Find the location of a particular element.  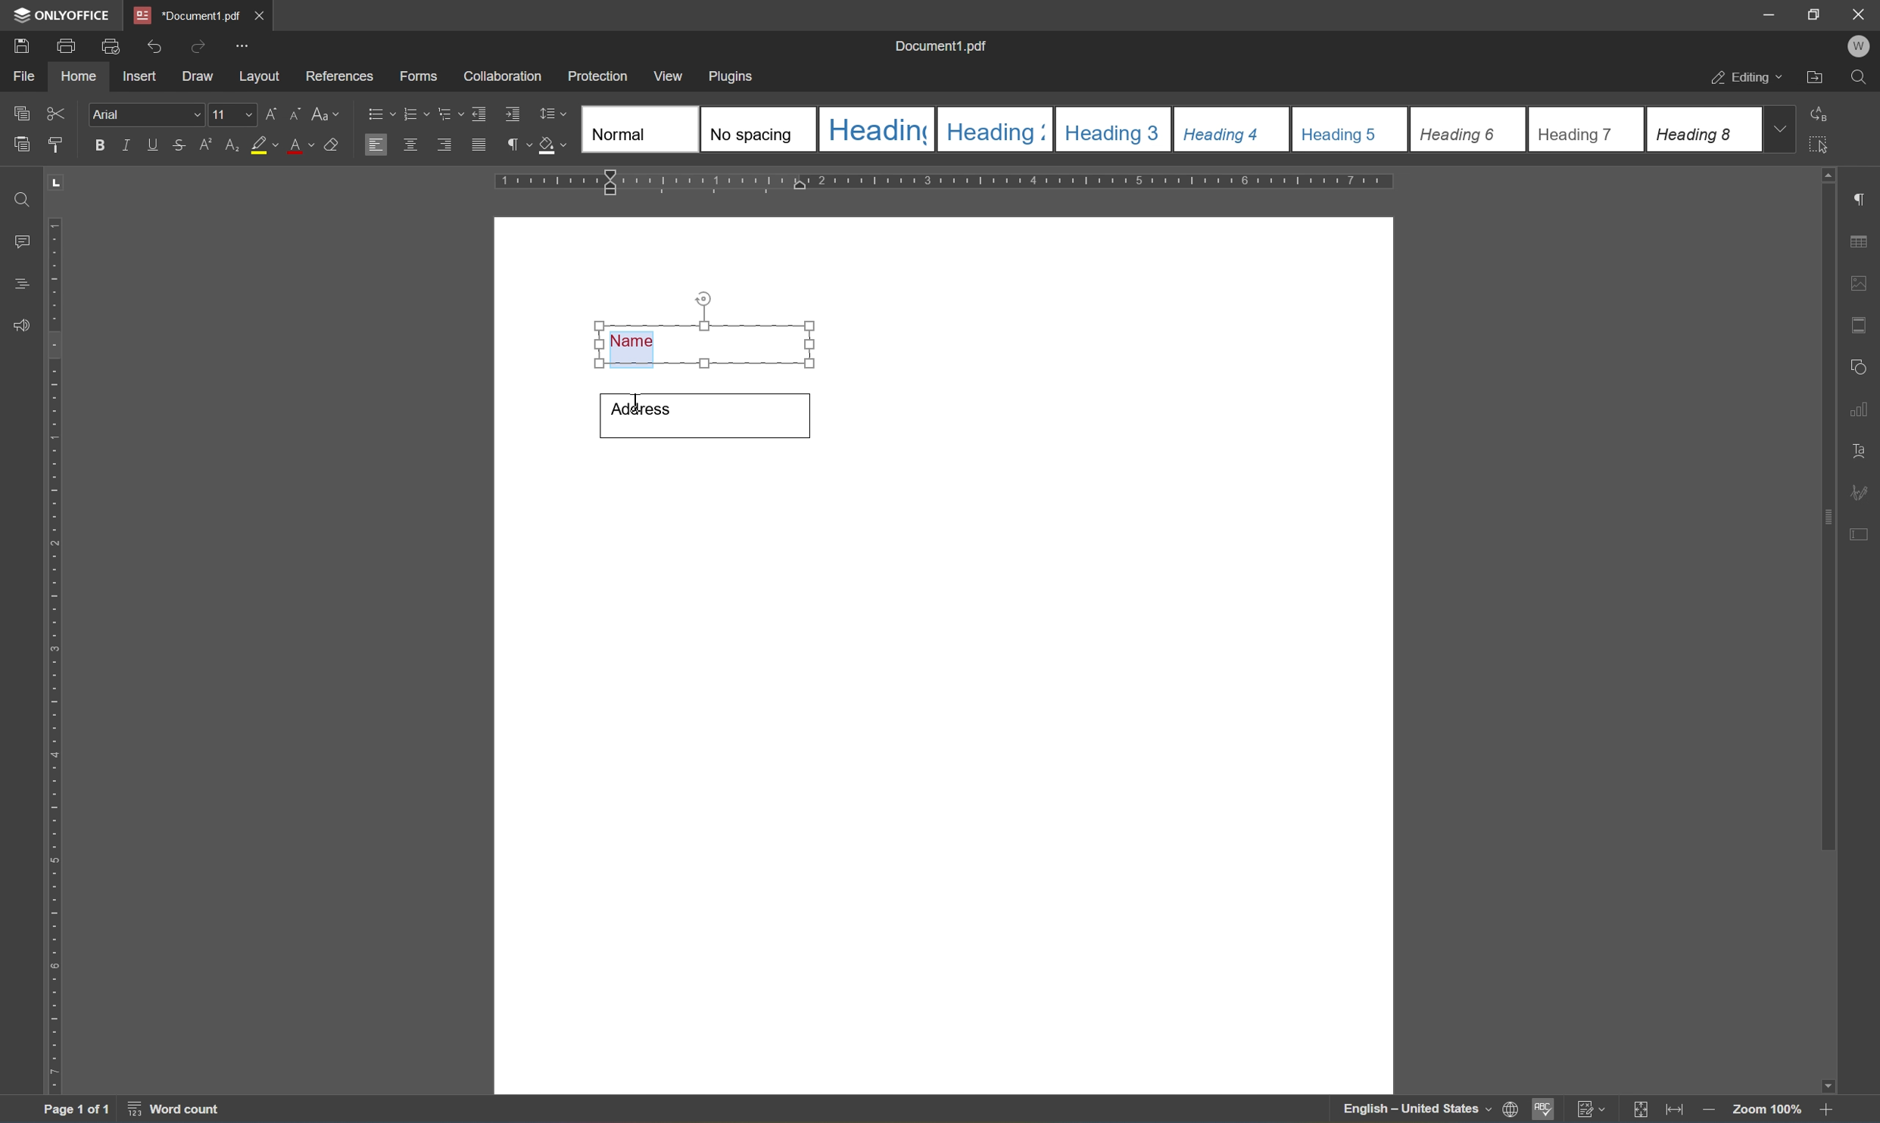

insert is located at coordinates (147, 78).